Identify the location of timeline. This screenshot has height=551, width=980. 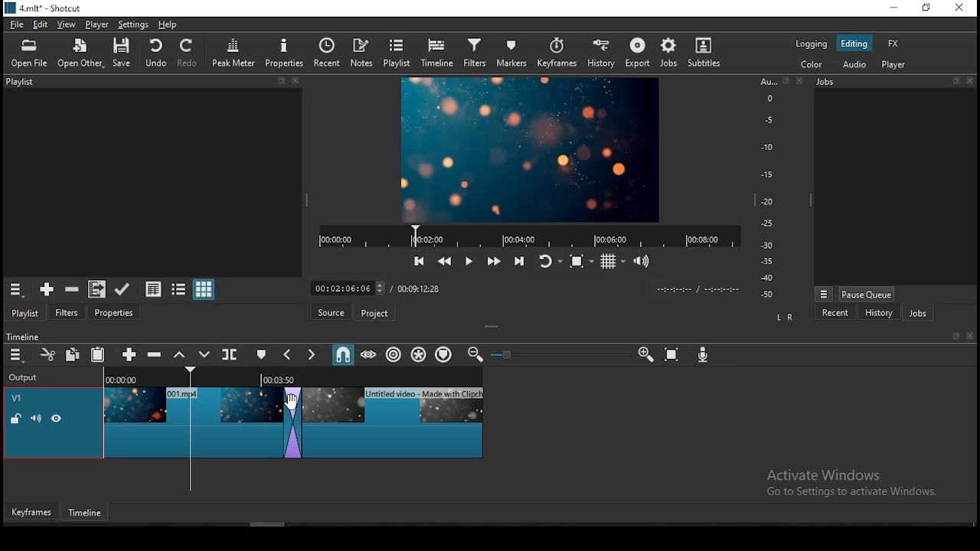
(21, 335).